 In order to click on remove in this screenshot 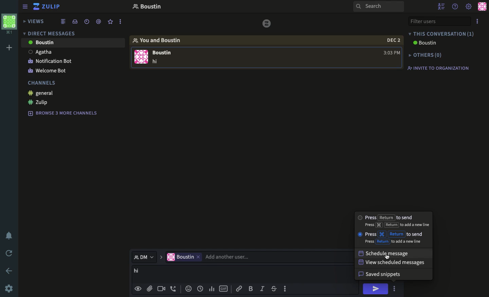, I will do `click(199, 258)`.